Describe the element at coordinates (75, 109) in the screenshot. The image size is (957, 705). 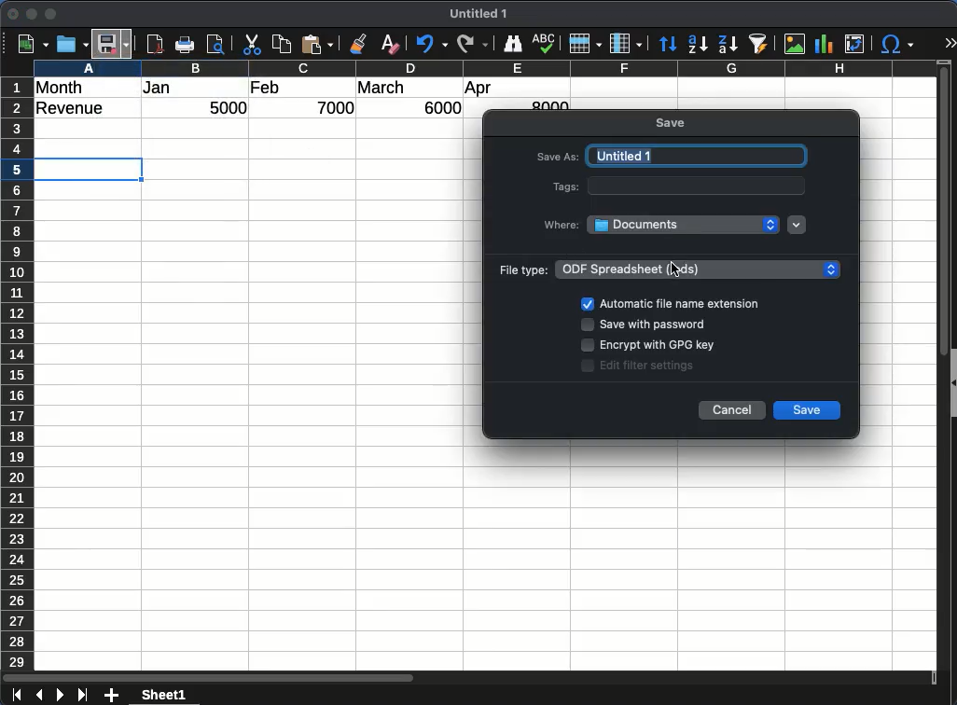
I see `revenue` at that location.